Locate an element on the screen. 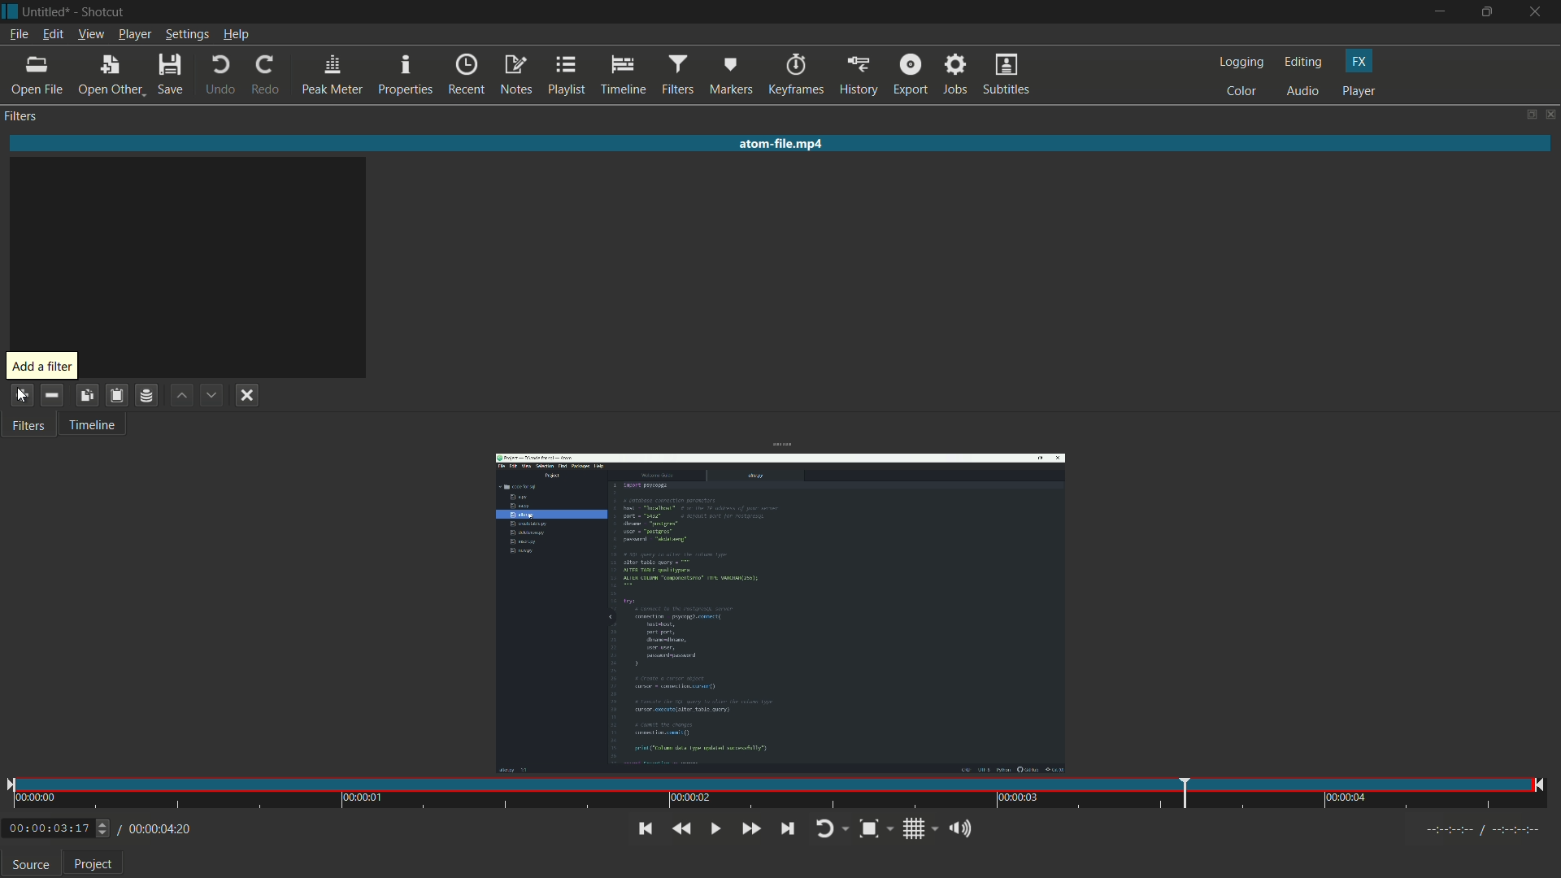  save is located at coordinates (169, 75).